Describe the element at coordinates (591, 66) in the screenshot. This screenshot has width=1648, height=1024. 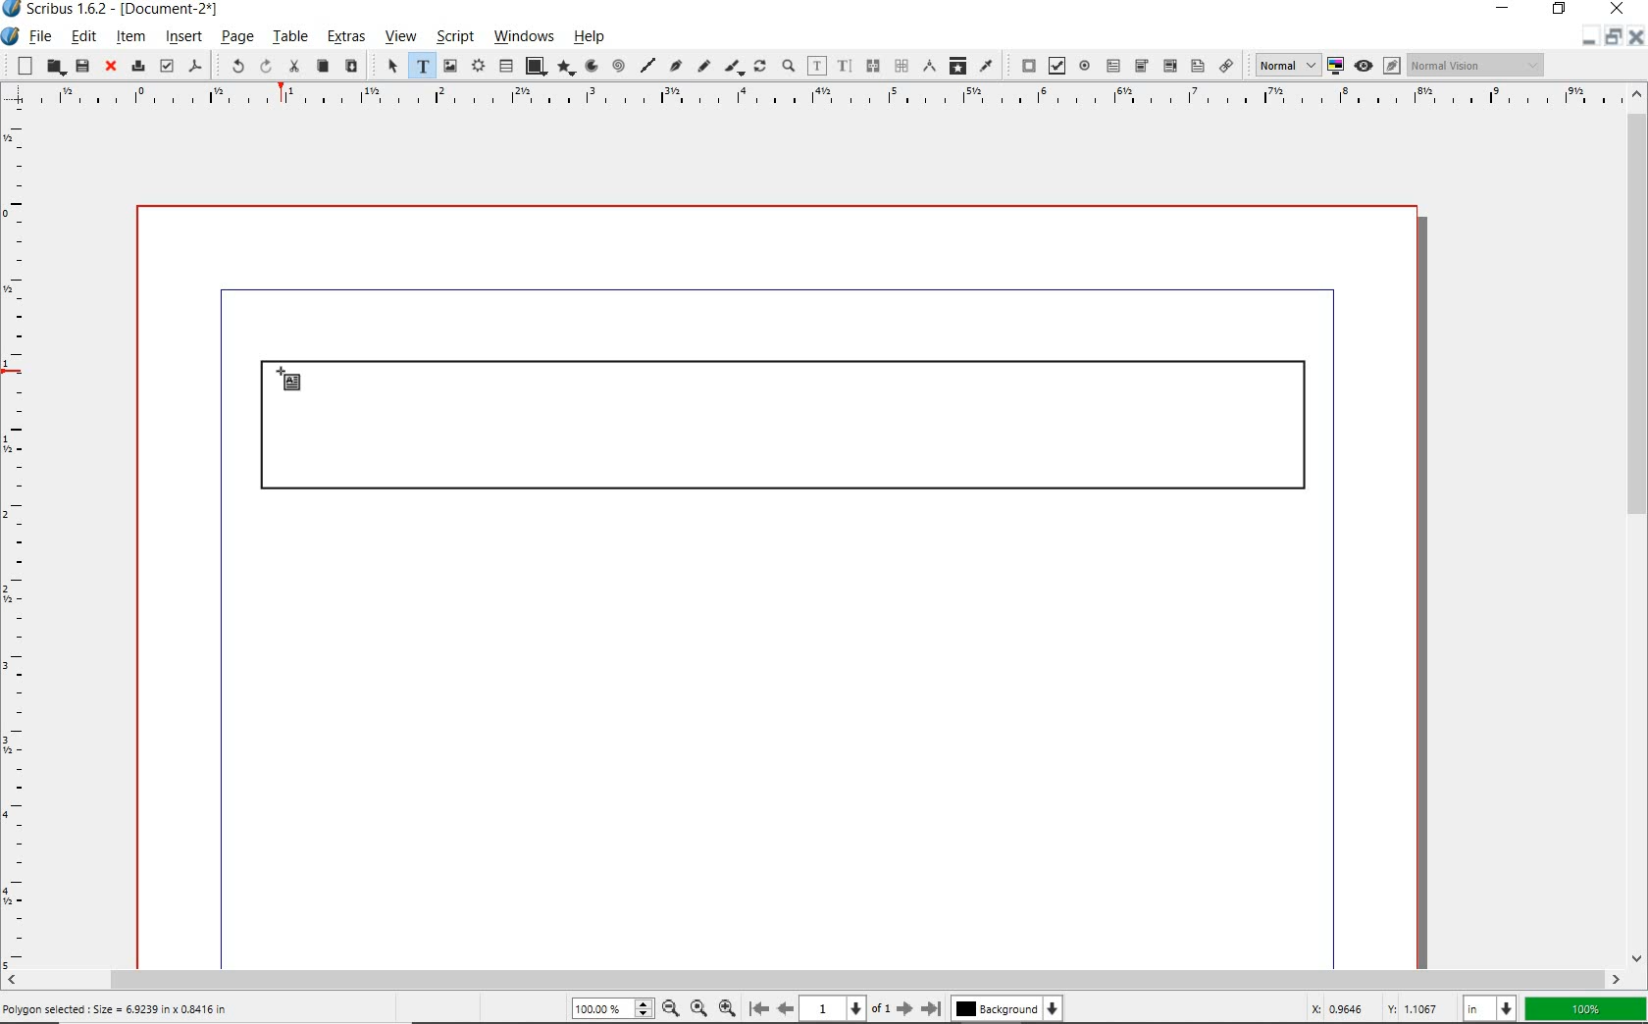
I see `arc` at that location.